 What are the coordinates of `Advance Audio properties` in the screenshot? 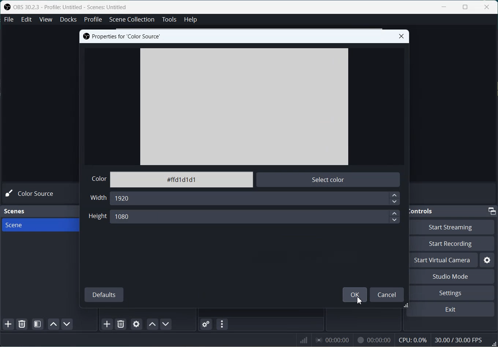 It's located at (206, 324).